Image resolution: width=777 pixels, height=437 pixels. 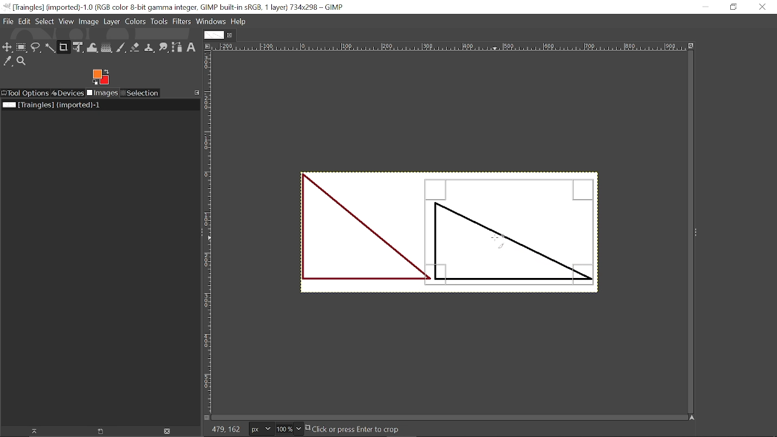 I want to click on clone tool , so click(x=149, y=48).